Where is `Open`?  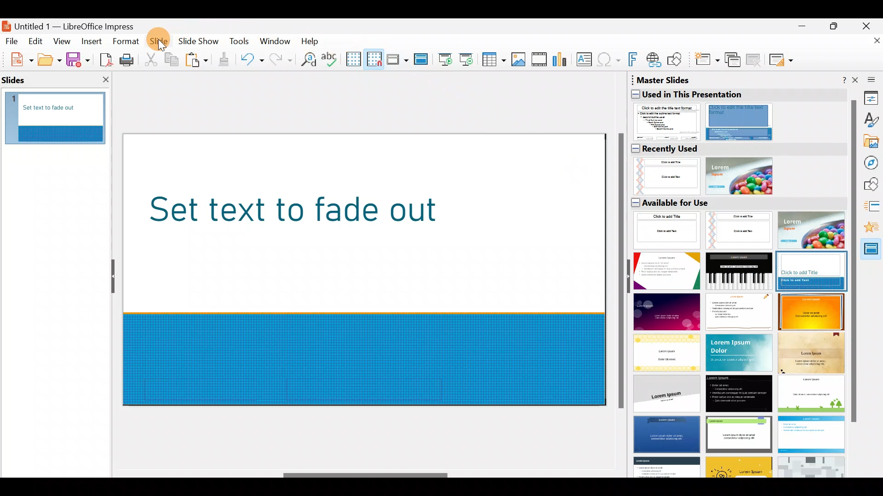
Open is located at coordinates (50, 60).